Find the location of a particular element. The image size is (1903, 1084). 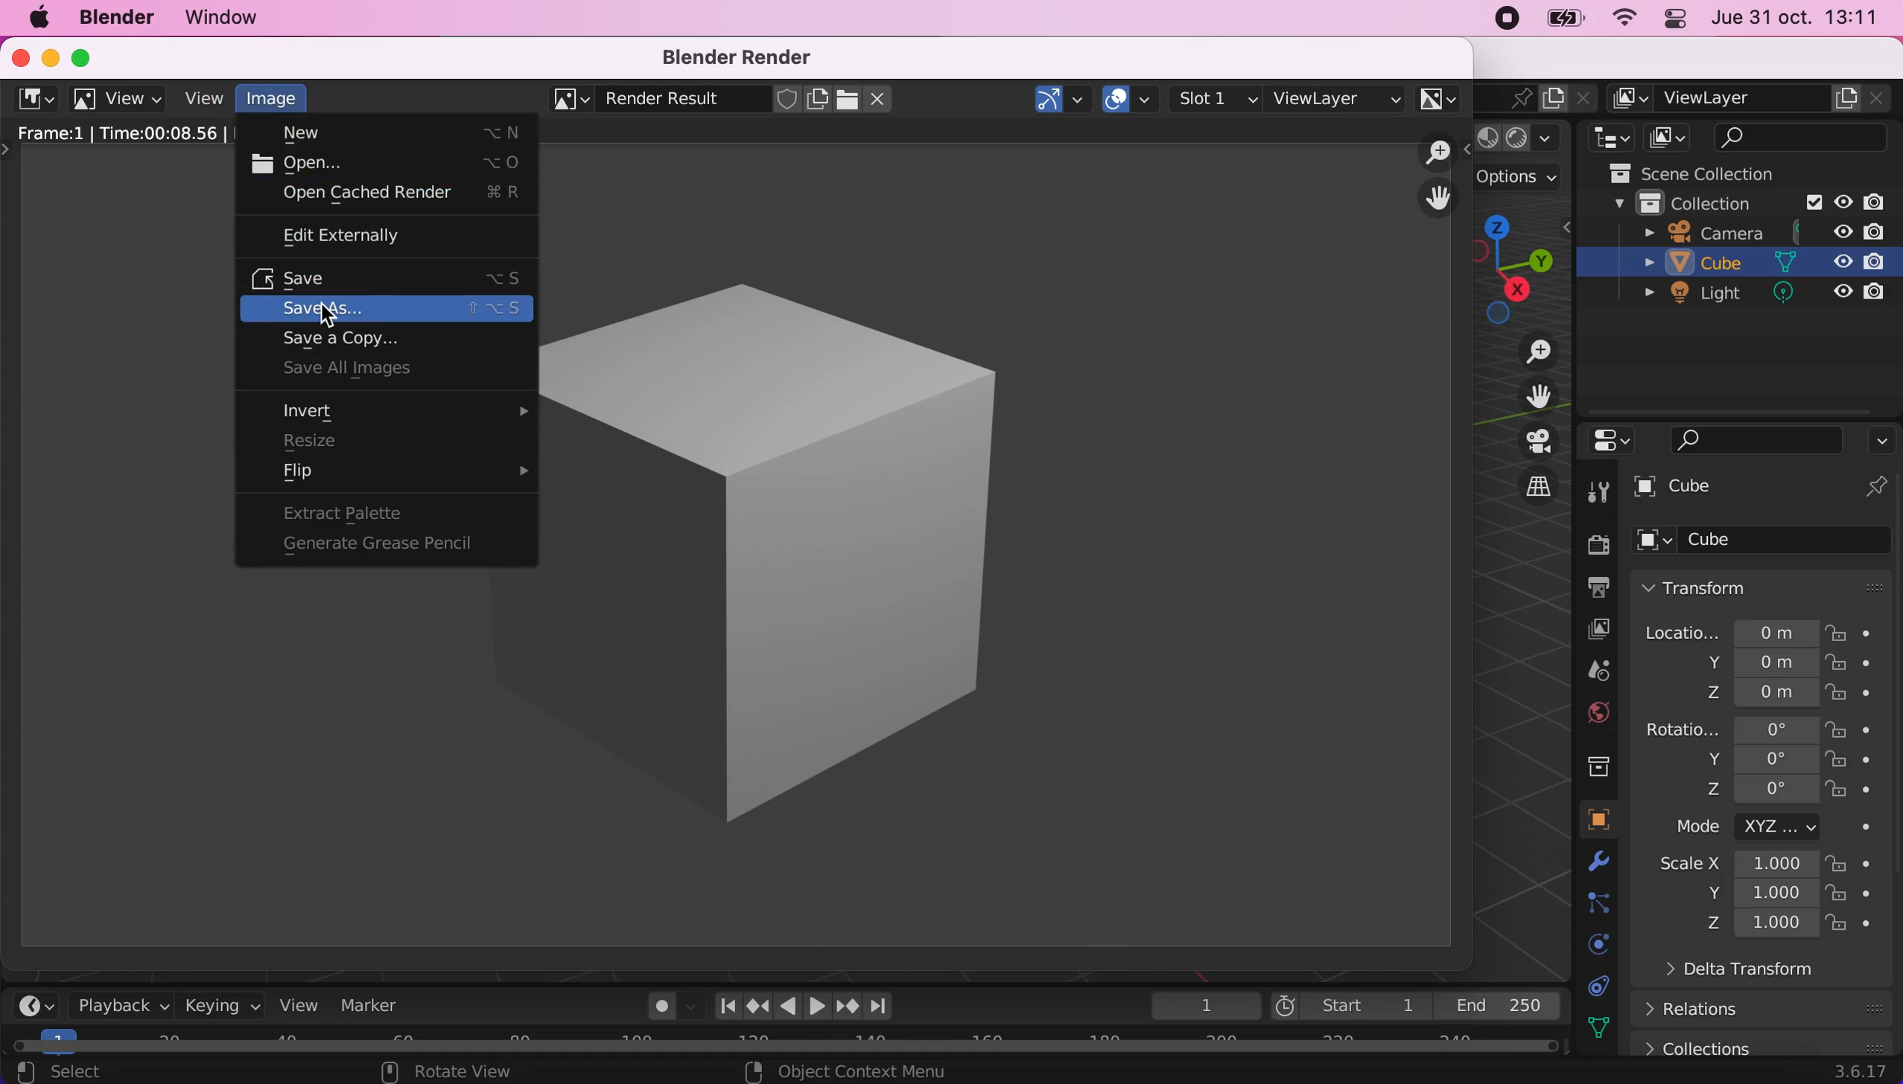

open cached render is located at coordinates (401, 194).